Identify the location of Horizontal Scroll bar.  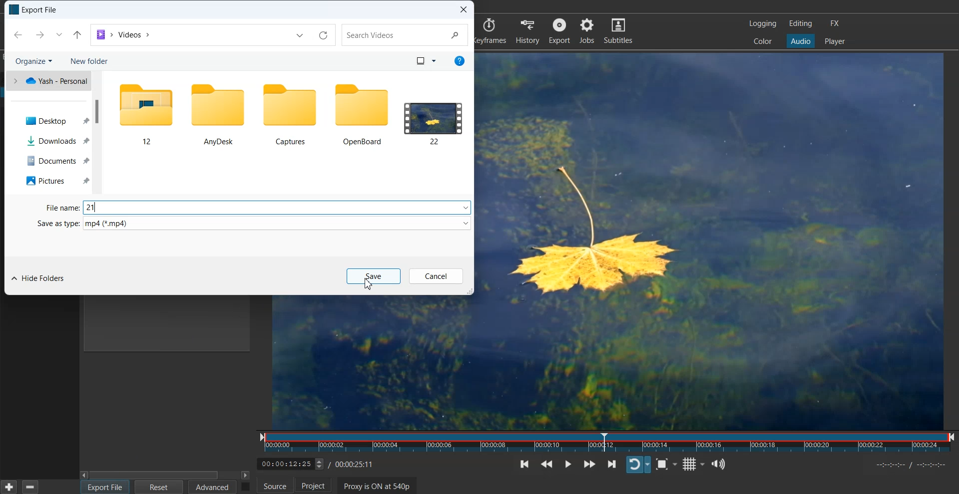
(165, 473).